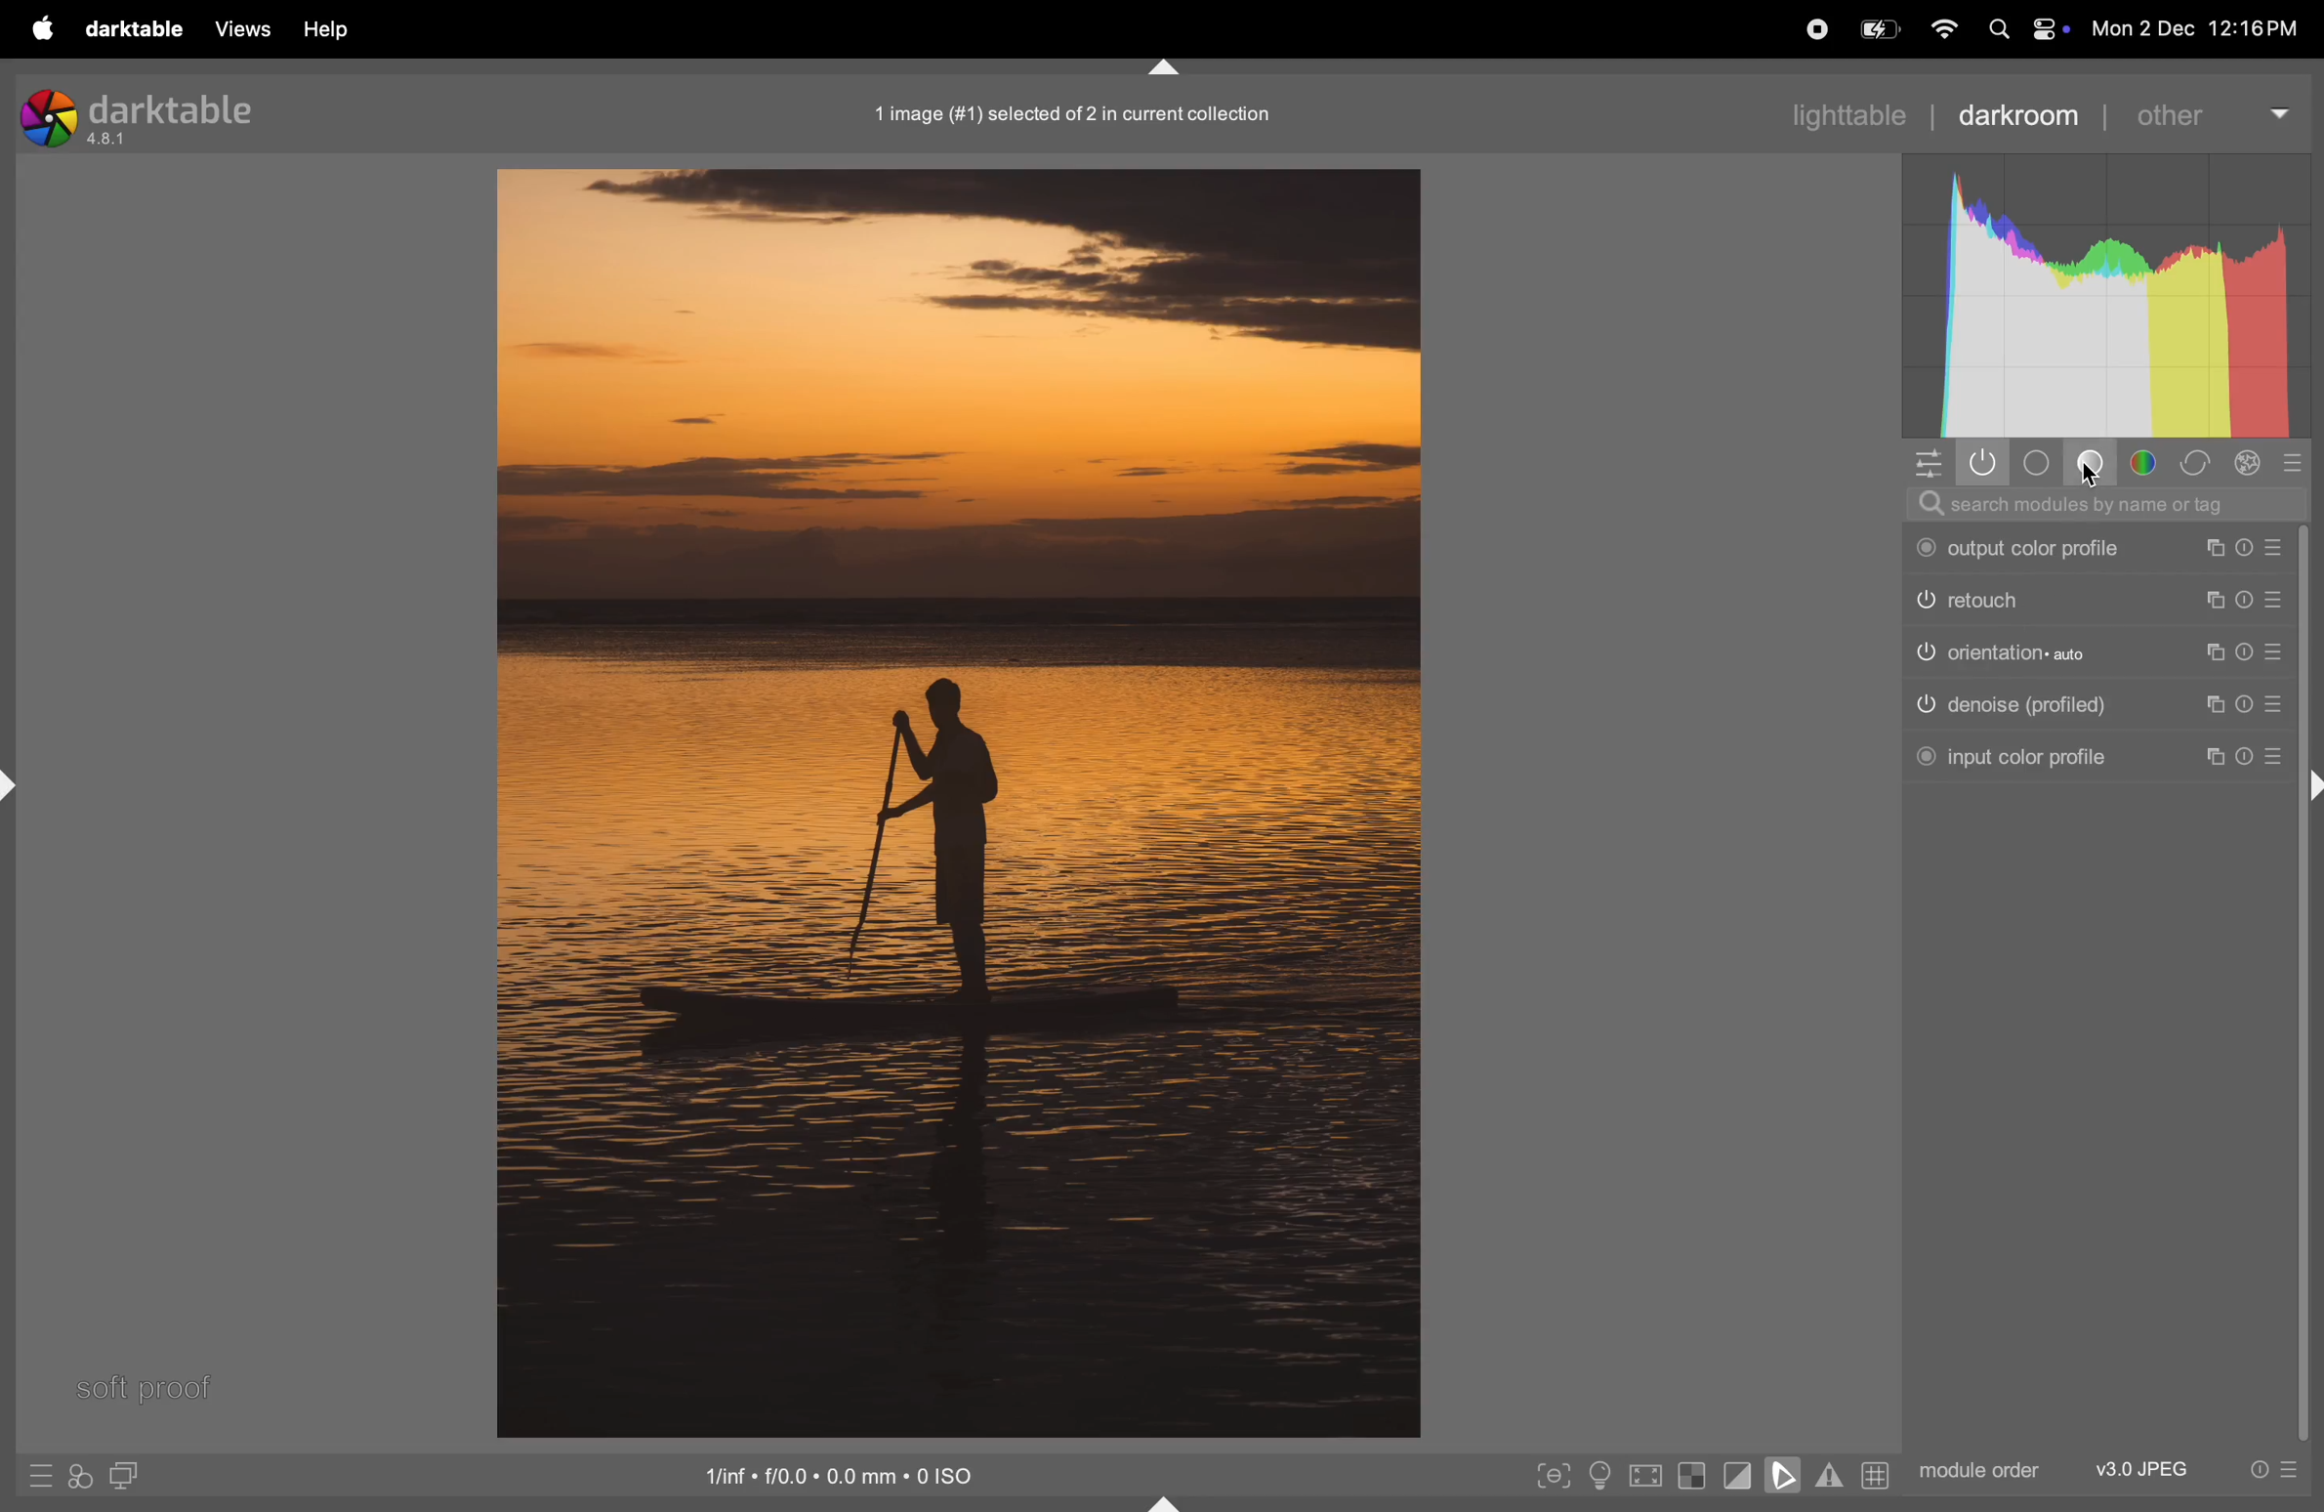 The width and height of the screenshot is (2324, 1512). I want to click on color, so click(2149, 463).